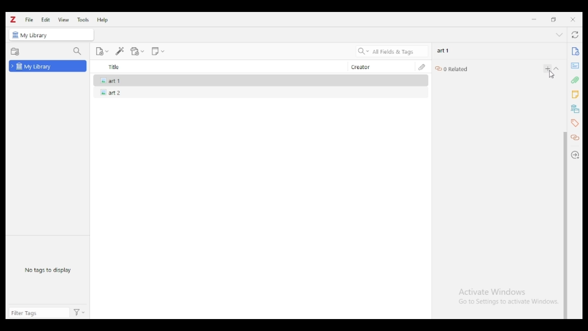 This screenshot has height=331, width=588. I want to click on add, so click(548, 68).